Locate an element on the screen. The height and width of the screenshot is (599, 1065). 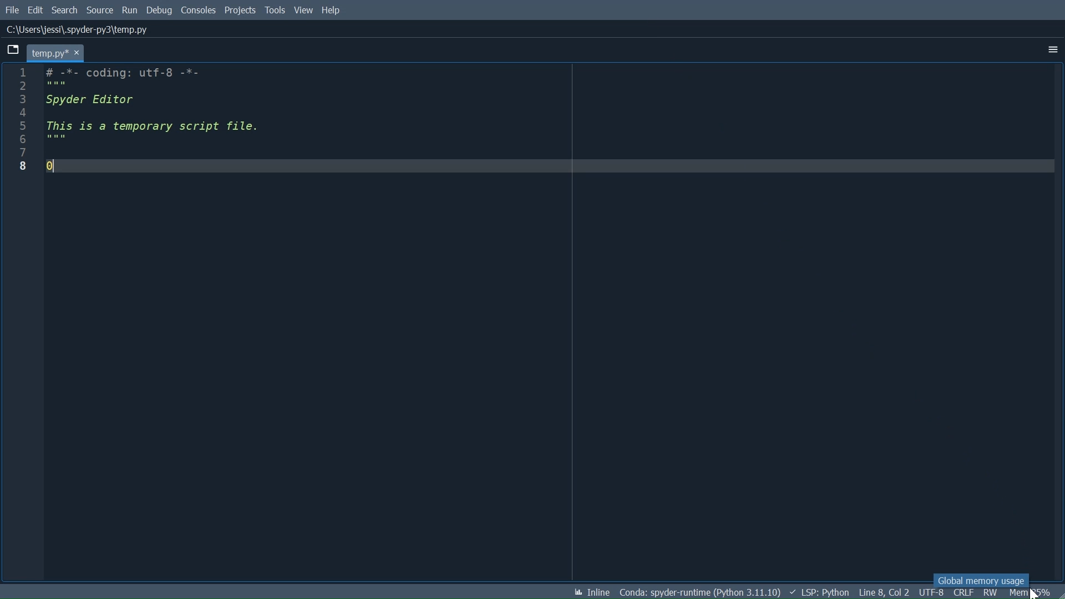
1 2 3 4 5 6 7 8  is located at coordinates (24, 123).